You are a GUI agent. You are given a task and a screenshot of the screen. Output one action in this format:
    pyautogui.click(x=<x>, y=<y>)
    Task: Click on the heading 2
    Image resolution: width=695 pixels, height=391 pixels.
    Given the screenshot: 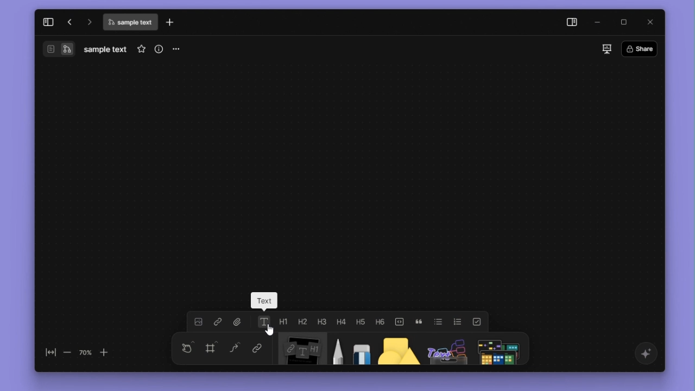 What is the action you would take?
    pyautogui.click(x=301, y=321)
    